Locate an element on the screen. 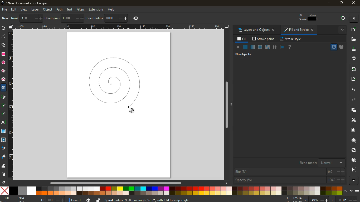 This screenshot has height=202, width=360. up is located at coordinates (346, 191).